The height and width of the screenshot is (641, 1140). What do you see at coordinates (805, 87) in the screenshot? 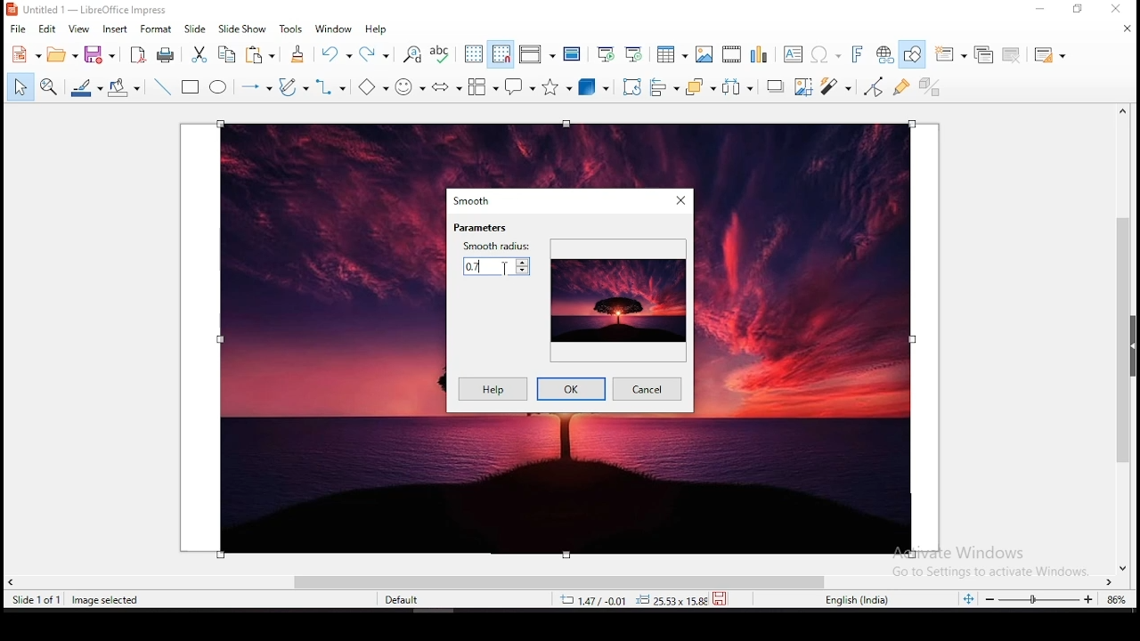
I see `crop image` at bounding box center [805, 87].